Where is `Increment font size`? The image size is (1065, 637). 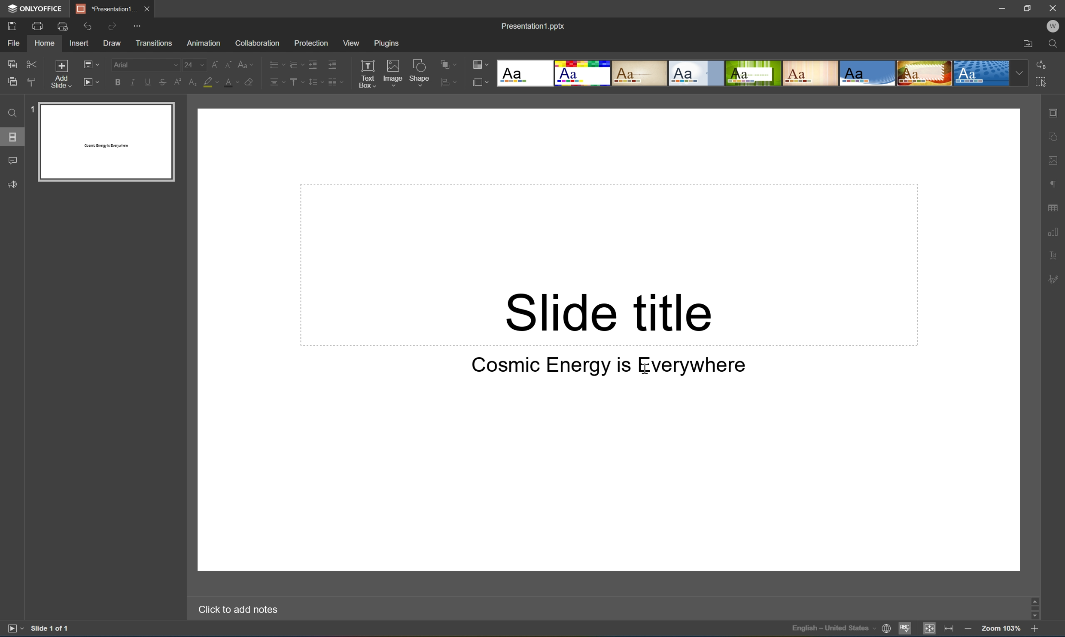 Increment font size is located at coordinates (214, 61).